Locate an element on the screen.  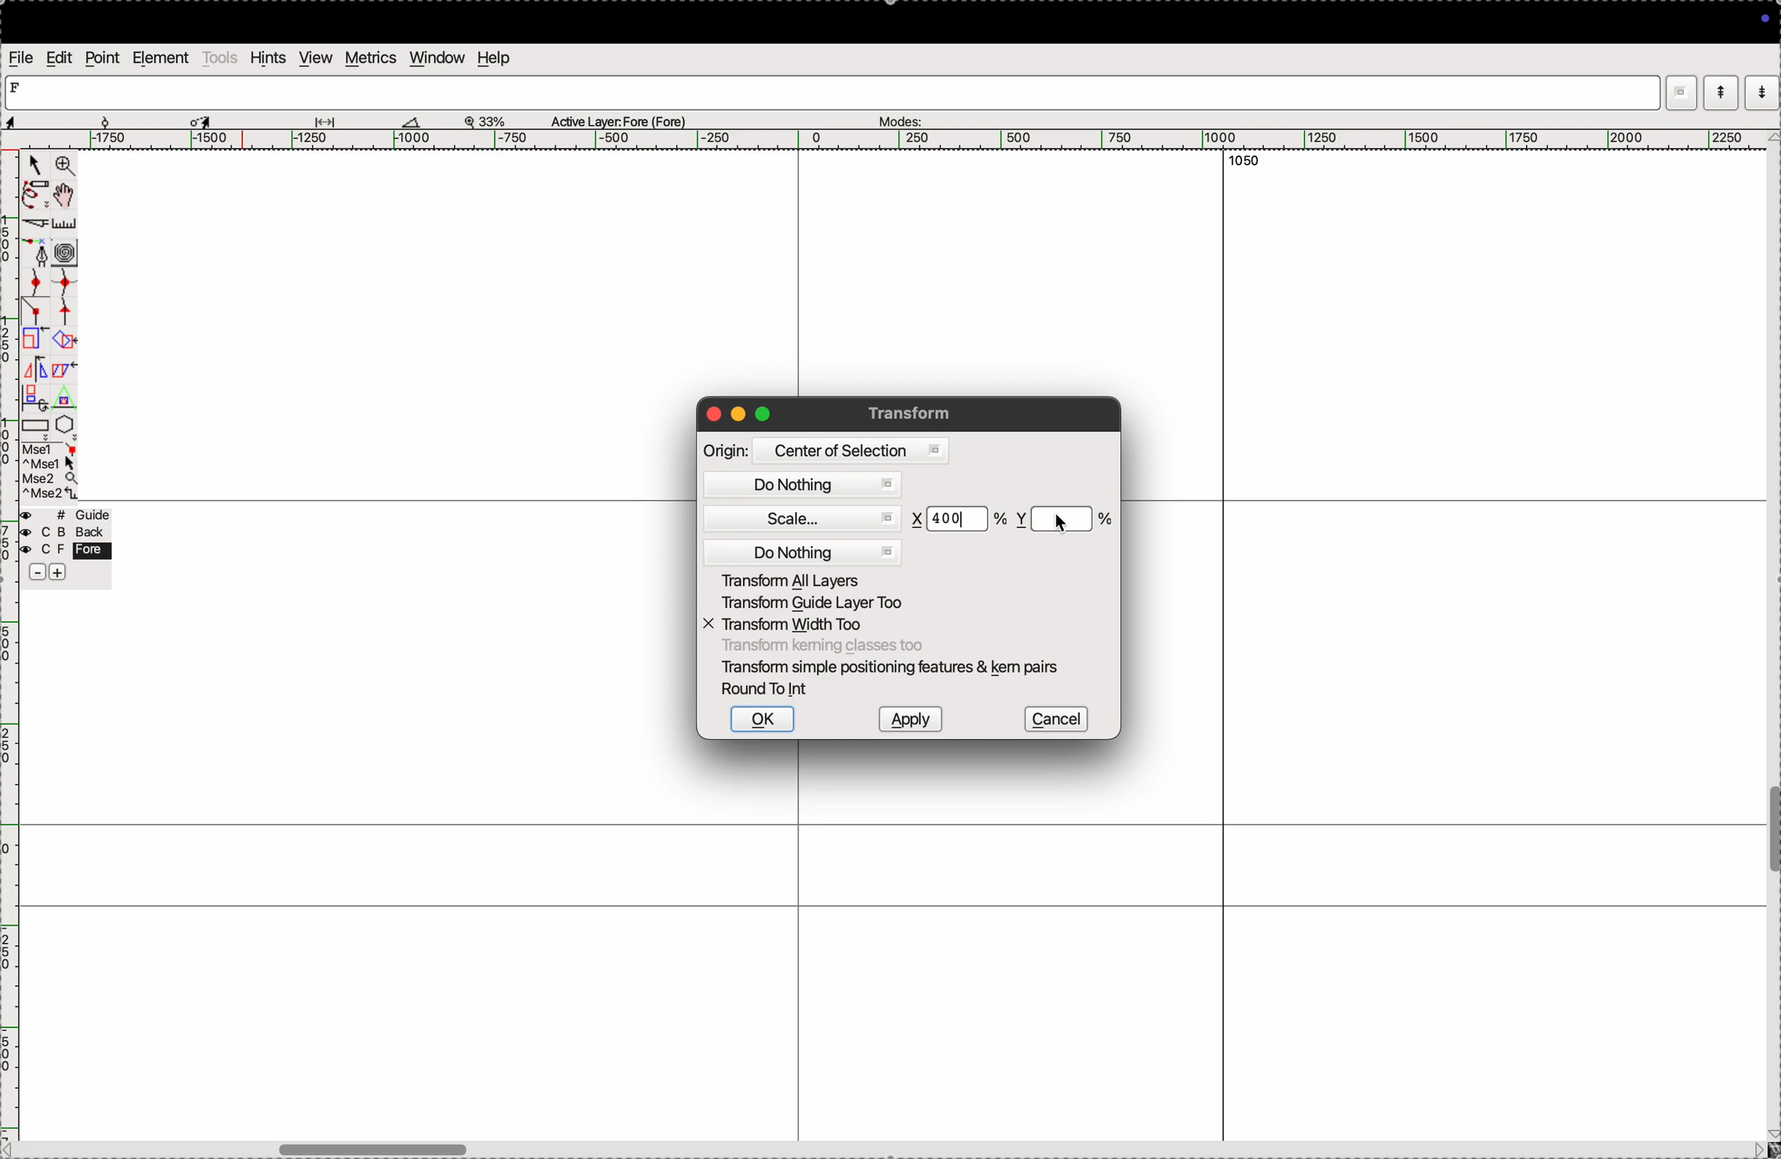
transform is located at coordinates (914, 413).